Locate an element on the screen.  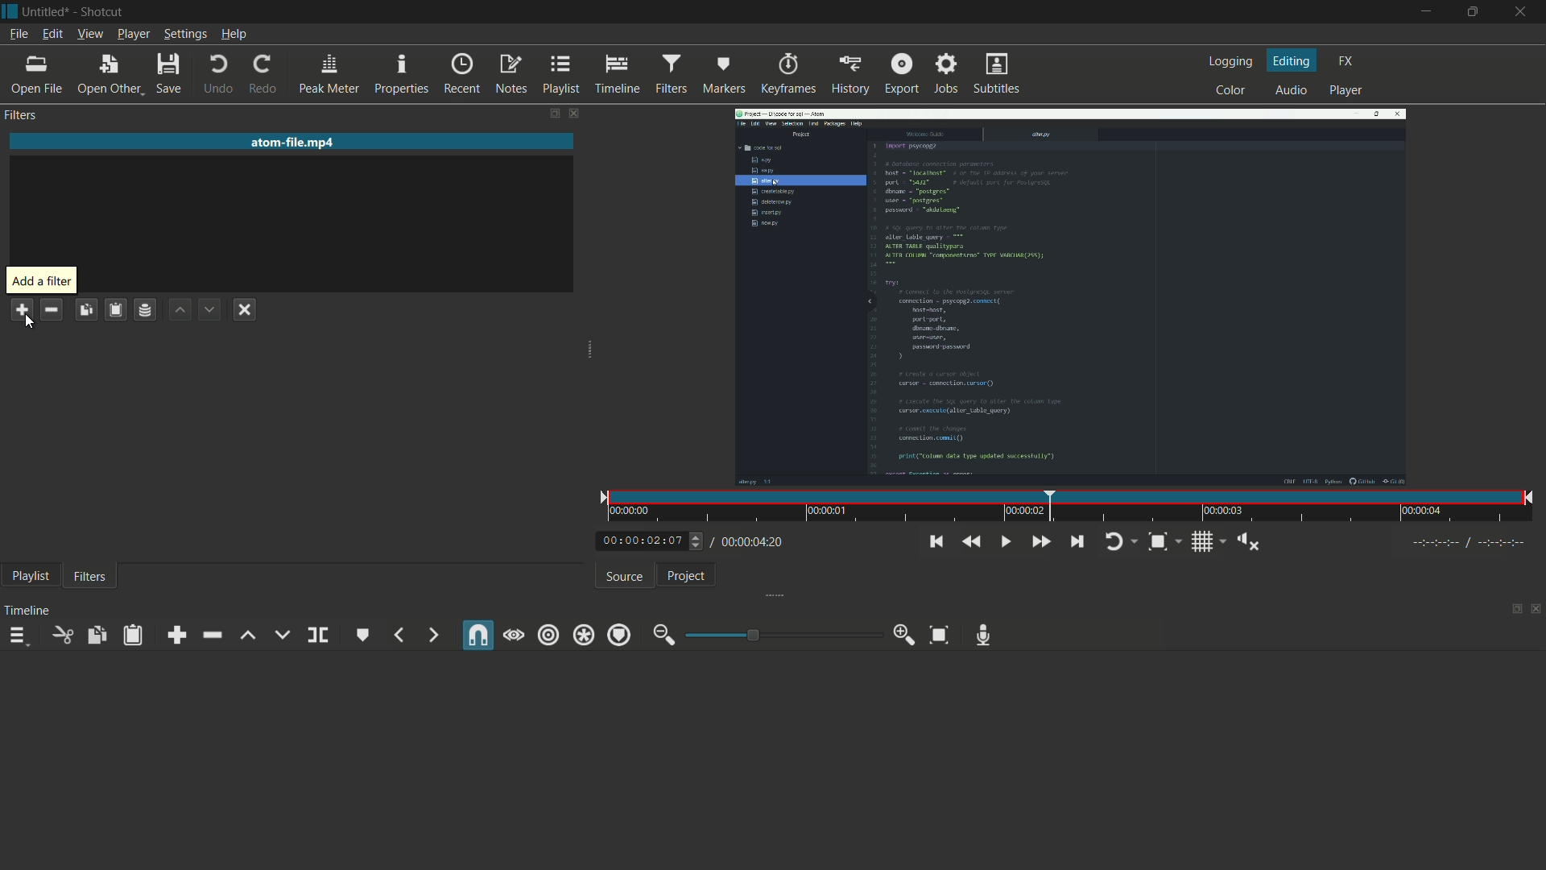
filters is located at coordinates (91, 575).